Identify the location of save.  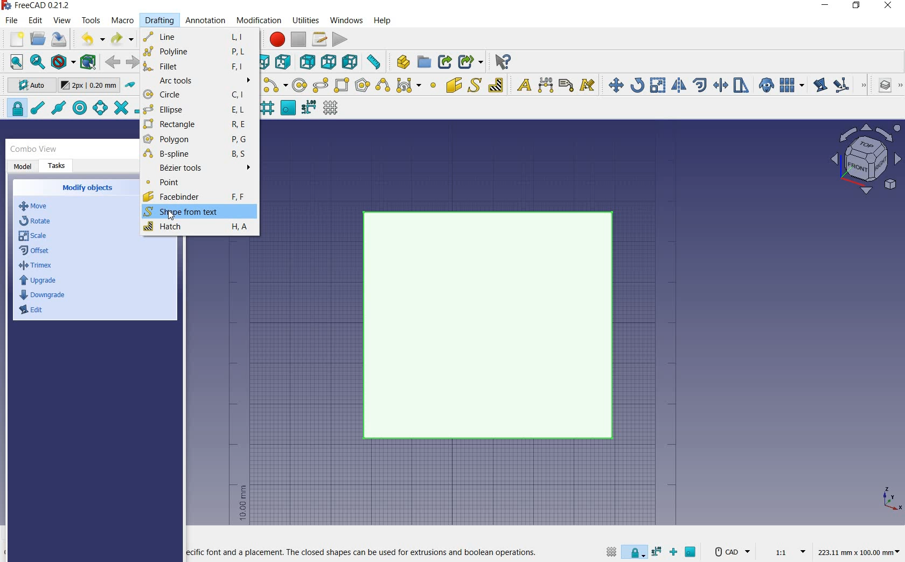
(59, 39).